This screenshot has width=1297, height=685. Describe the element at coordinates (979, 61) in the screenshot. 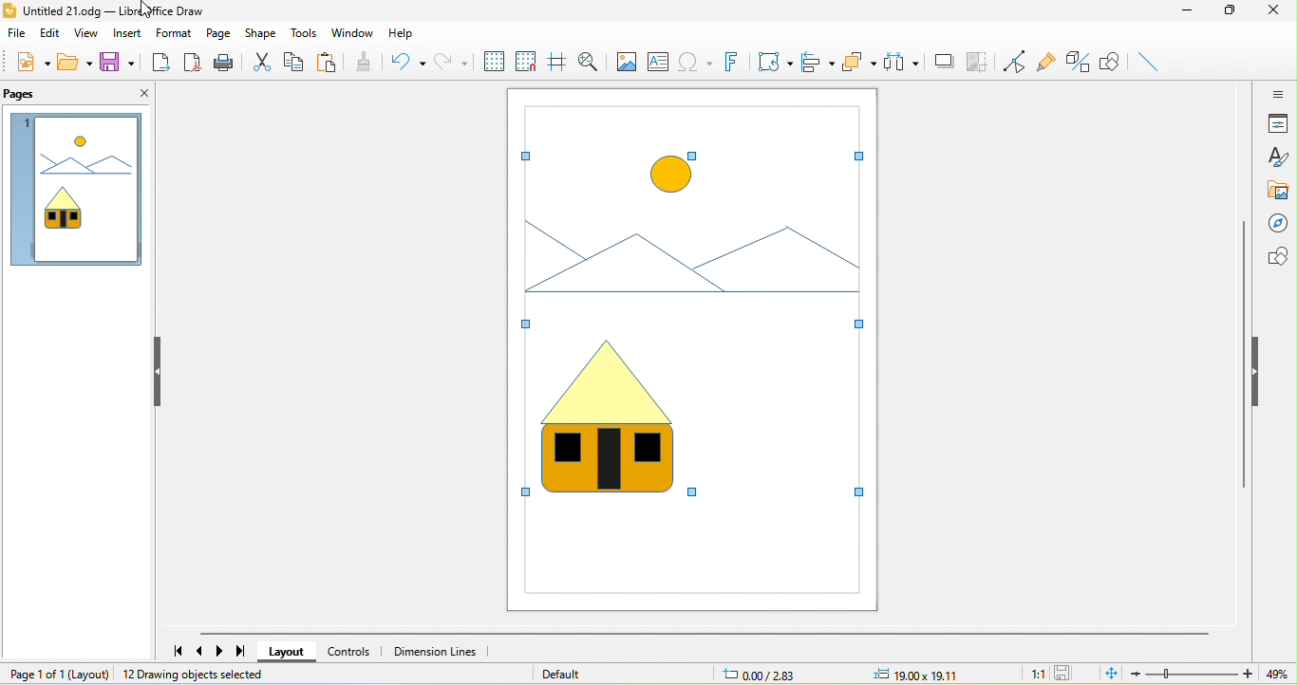

I see `crop` at that location.